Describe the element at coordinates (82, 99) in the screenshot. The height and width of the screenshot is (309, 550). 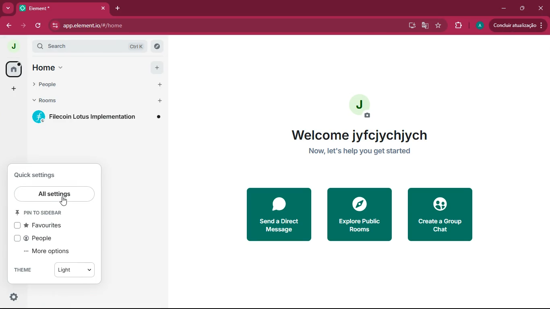
I see `rooms` at that location.